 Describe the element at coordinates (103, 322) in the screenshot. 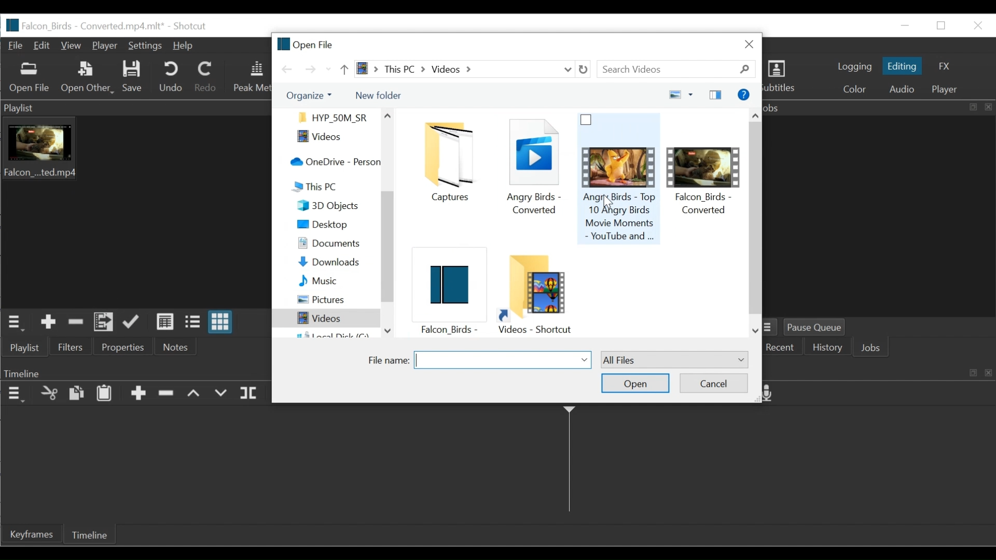

I see `Add the files to the playlist` at that location.